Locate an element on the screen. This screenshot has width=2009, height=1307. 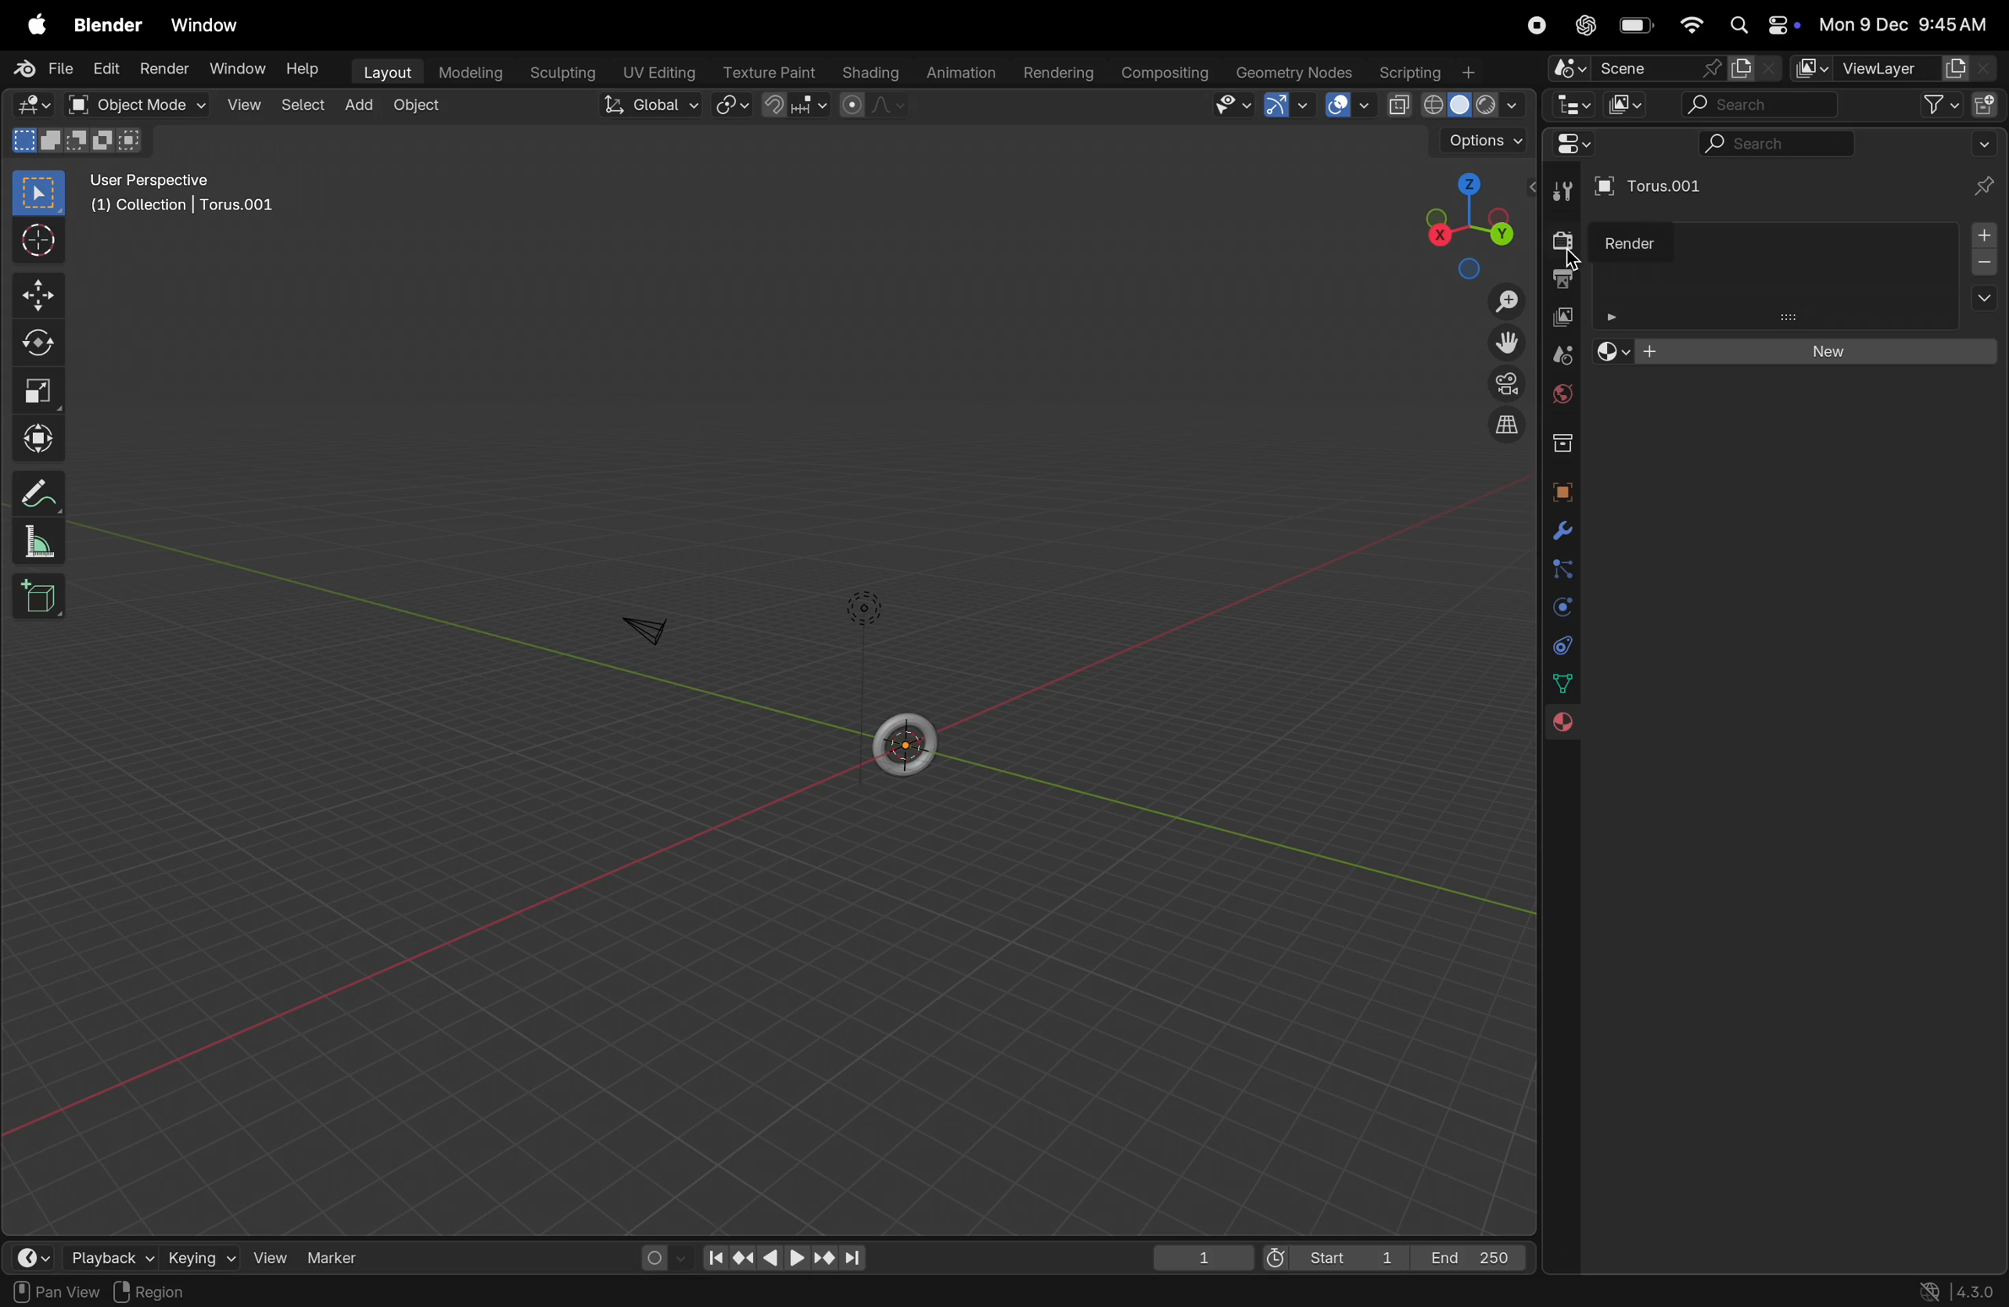
Blender is located at coordinates (107, 24).